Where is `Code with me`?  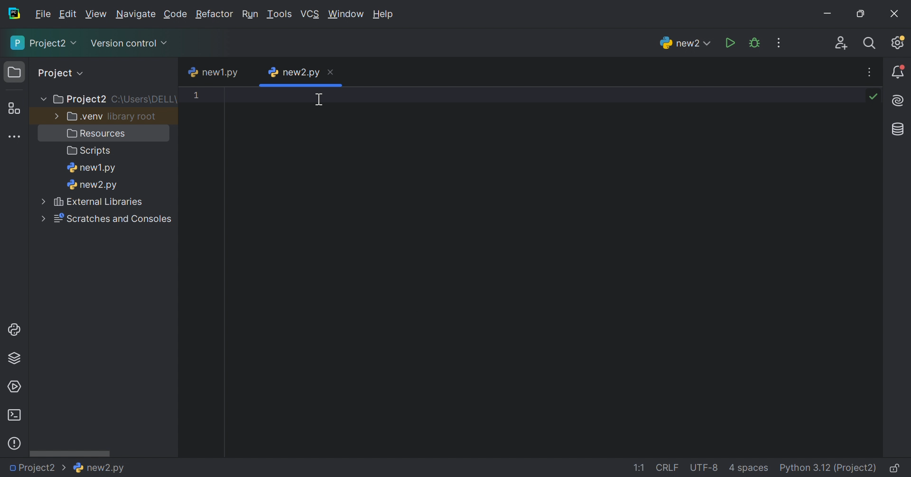 Code with me is located at coordinates (840, 44).